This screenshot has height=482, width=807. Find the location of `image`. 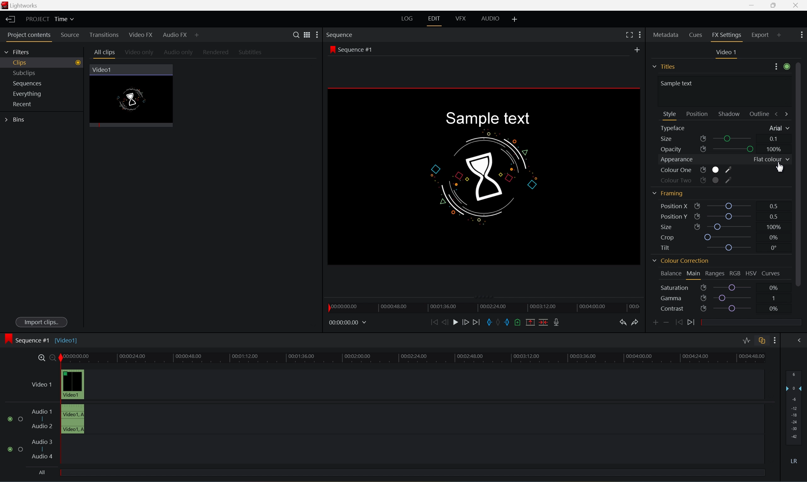

image is located at coordinates (8, 339).